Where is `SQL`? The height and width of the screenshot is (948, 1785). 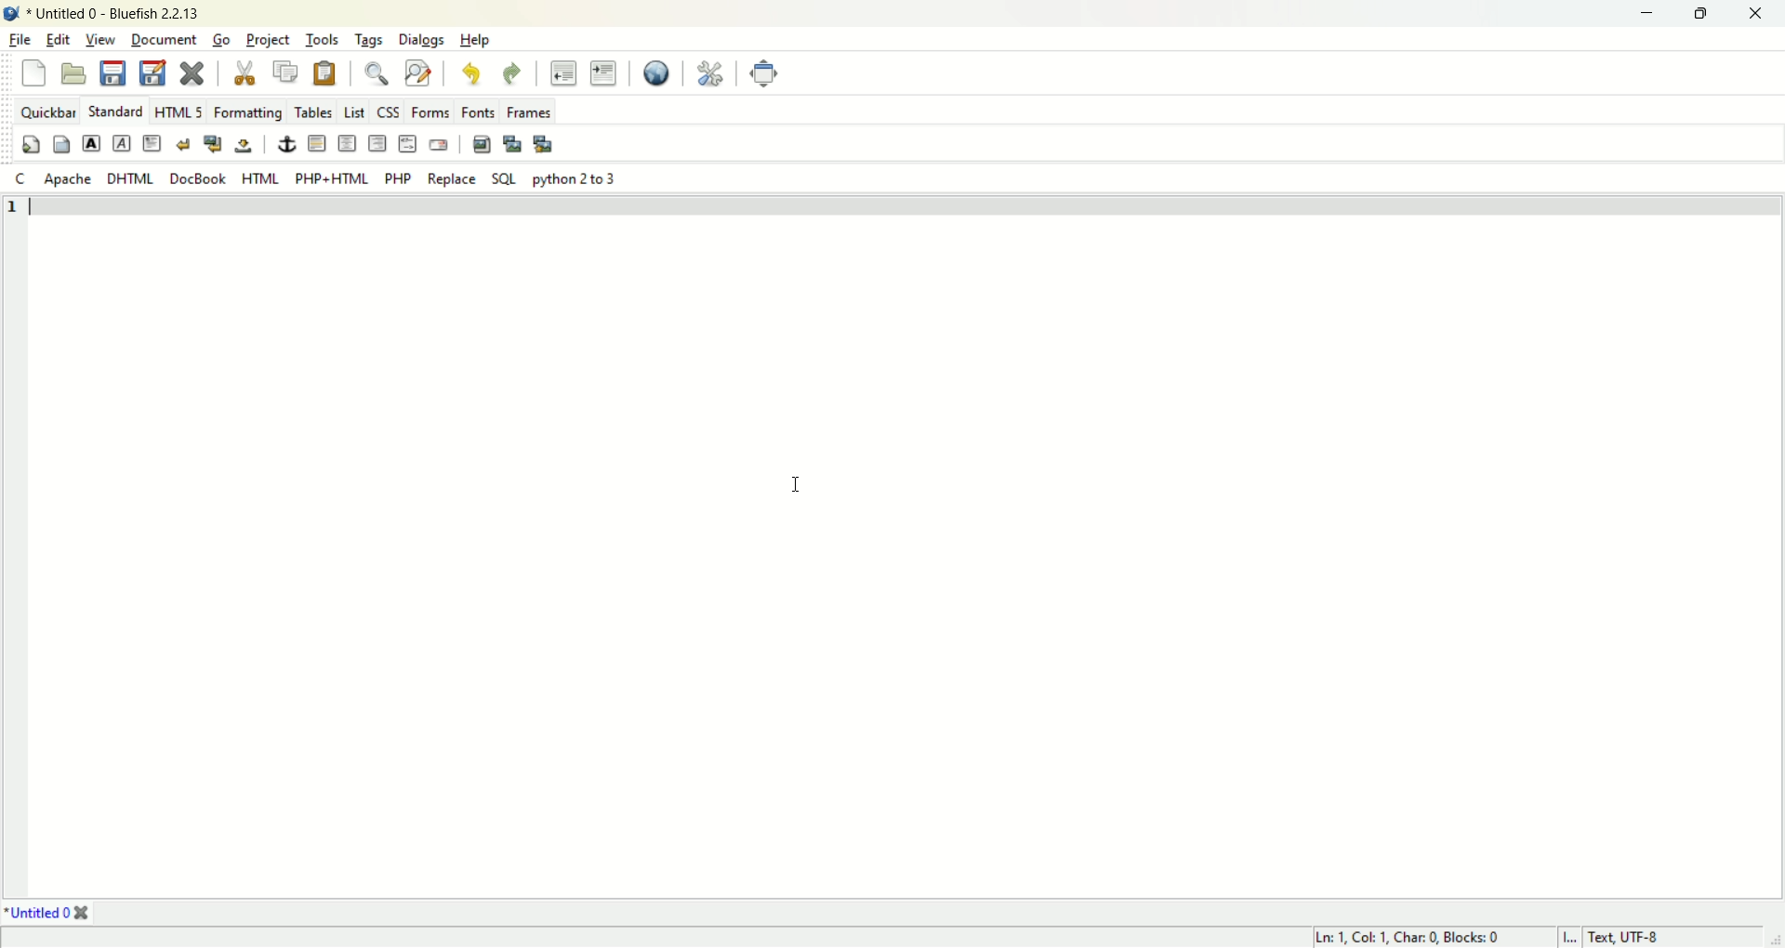 SQL is located at coordinates (504, 178).